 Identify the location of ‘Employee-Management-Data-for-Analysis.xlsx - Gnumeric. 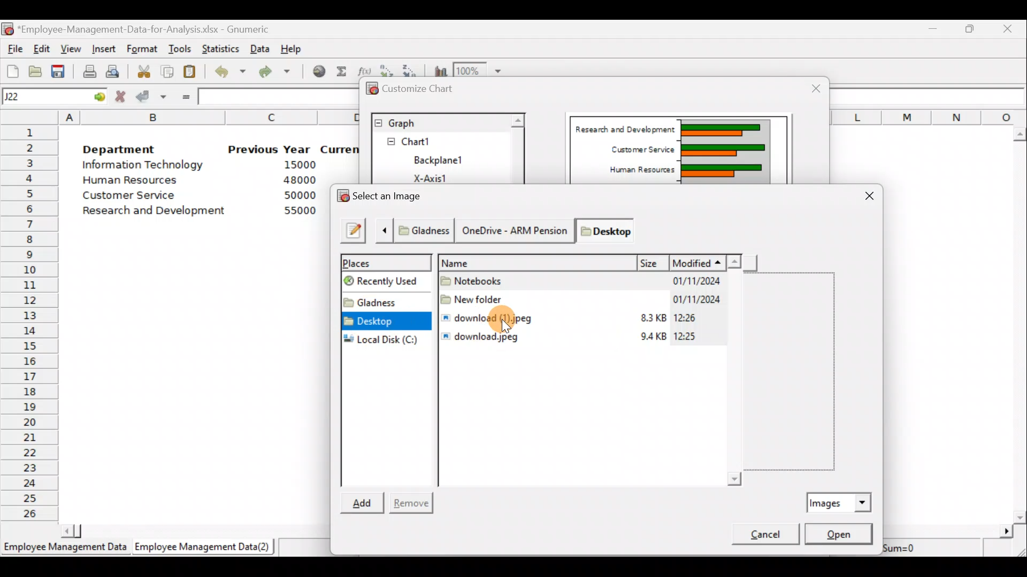
(155, 29).